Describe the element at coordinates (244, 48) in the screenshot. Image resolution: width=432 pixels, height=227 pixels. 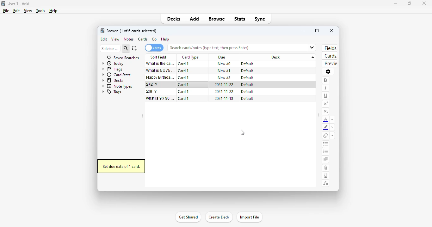
I see `Search cards/notes (type text, then press Enter)` at that location.